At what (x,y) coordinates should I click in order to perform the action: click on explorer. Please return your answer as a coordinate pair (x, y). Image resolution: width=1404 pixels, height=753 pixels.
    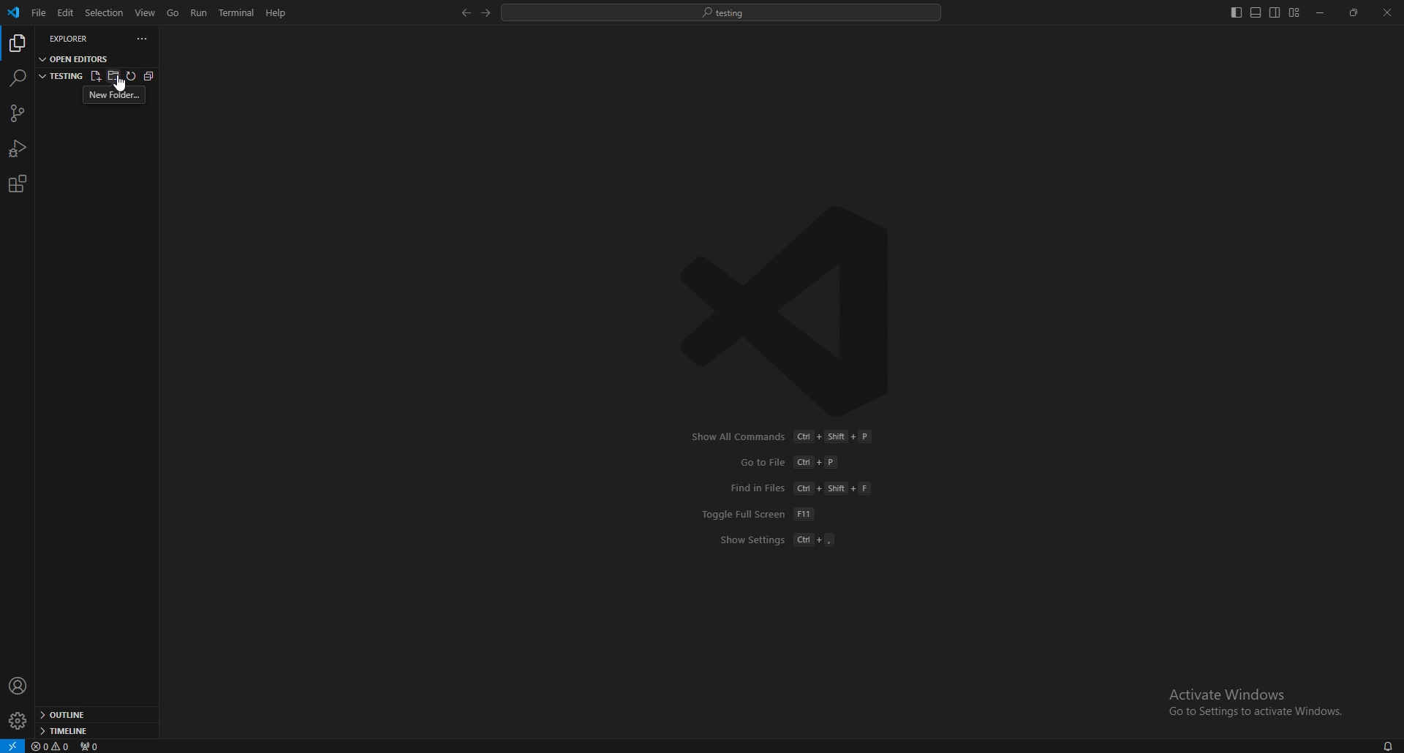
    Looking at the image, I should click on (17, 44).